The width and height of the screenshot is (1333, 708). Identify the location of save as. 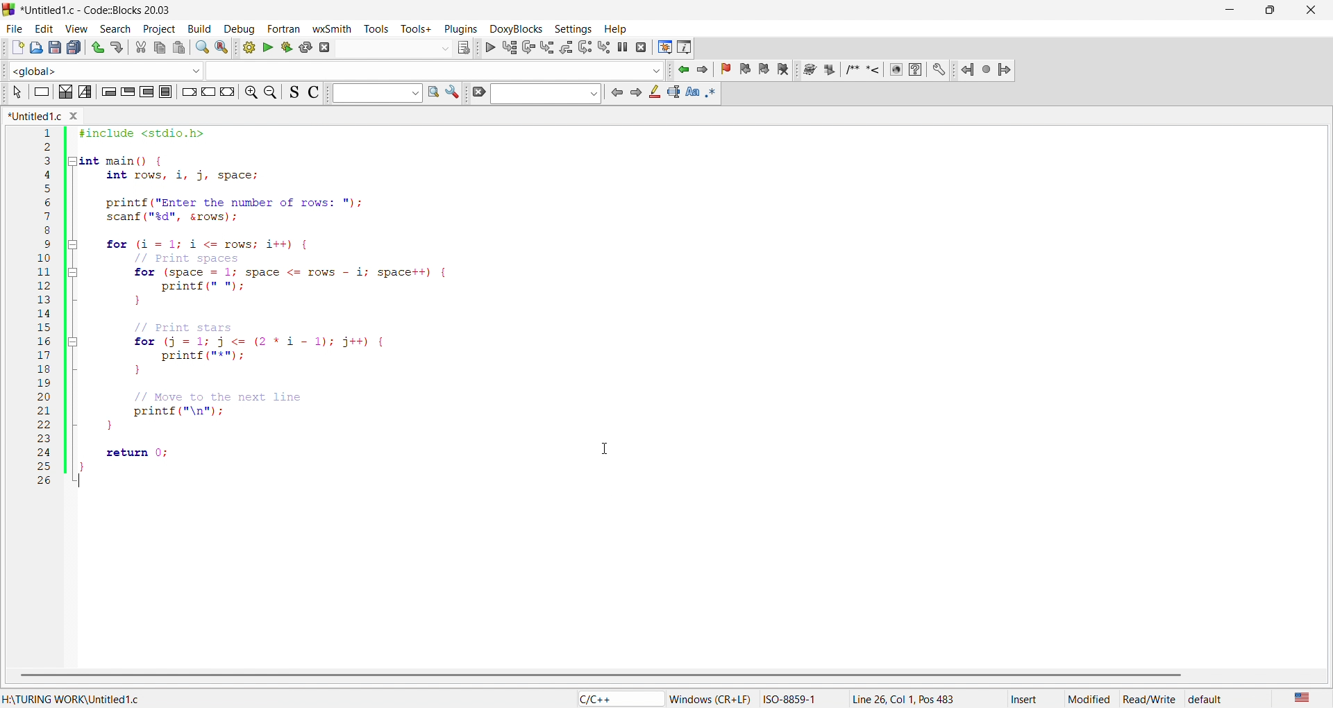
(51, 48).